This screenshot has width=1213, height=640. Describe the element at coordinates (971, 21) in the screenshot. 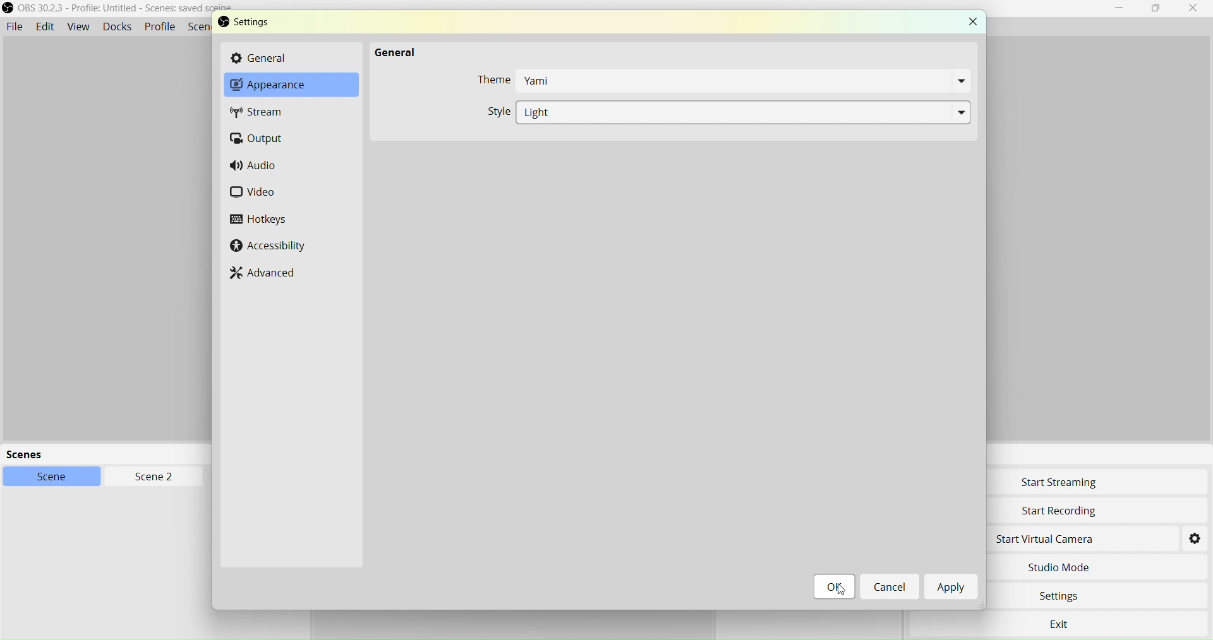

I see `Close` at that location.